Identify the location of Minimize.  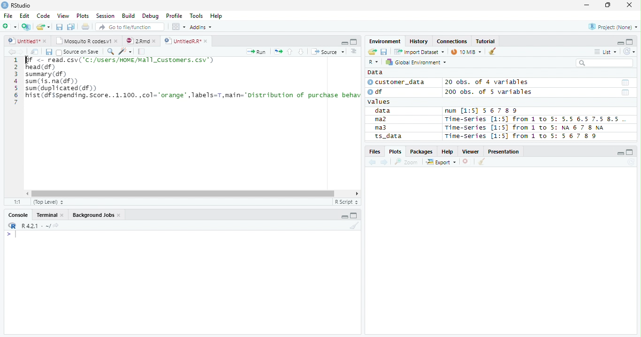
(343, 42).